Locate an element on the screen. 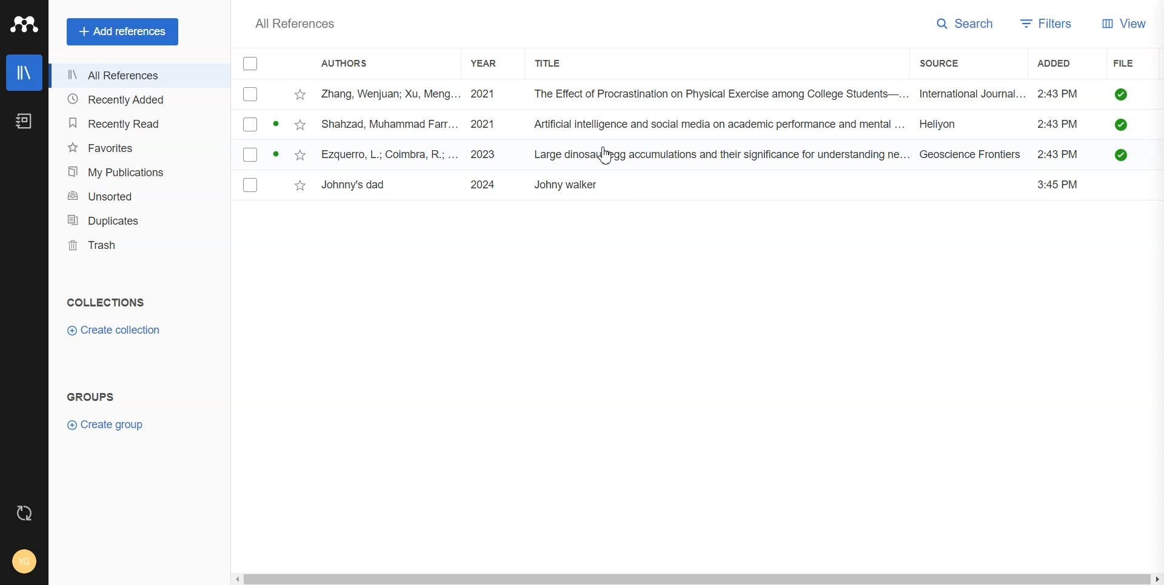  Search is located at coordinates (966, 24).